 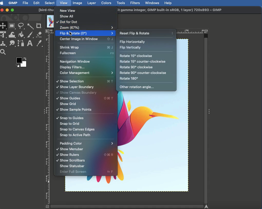 I want to click on caps lock+command+T, so click(x=109, y=98).